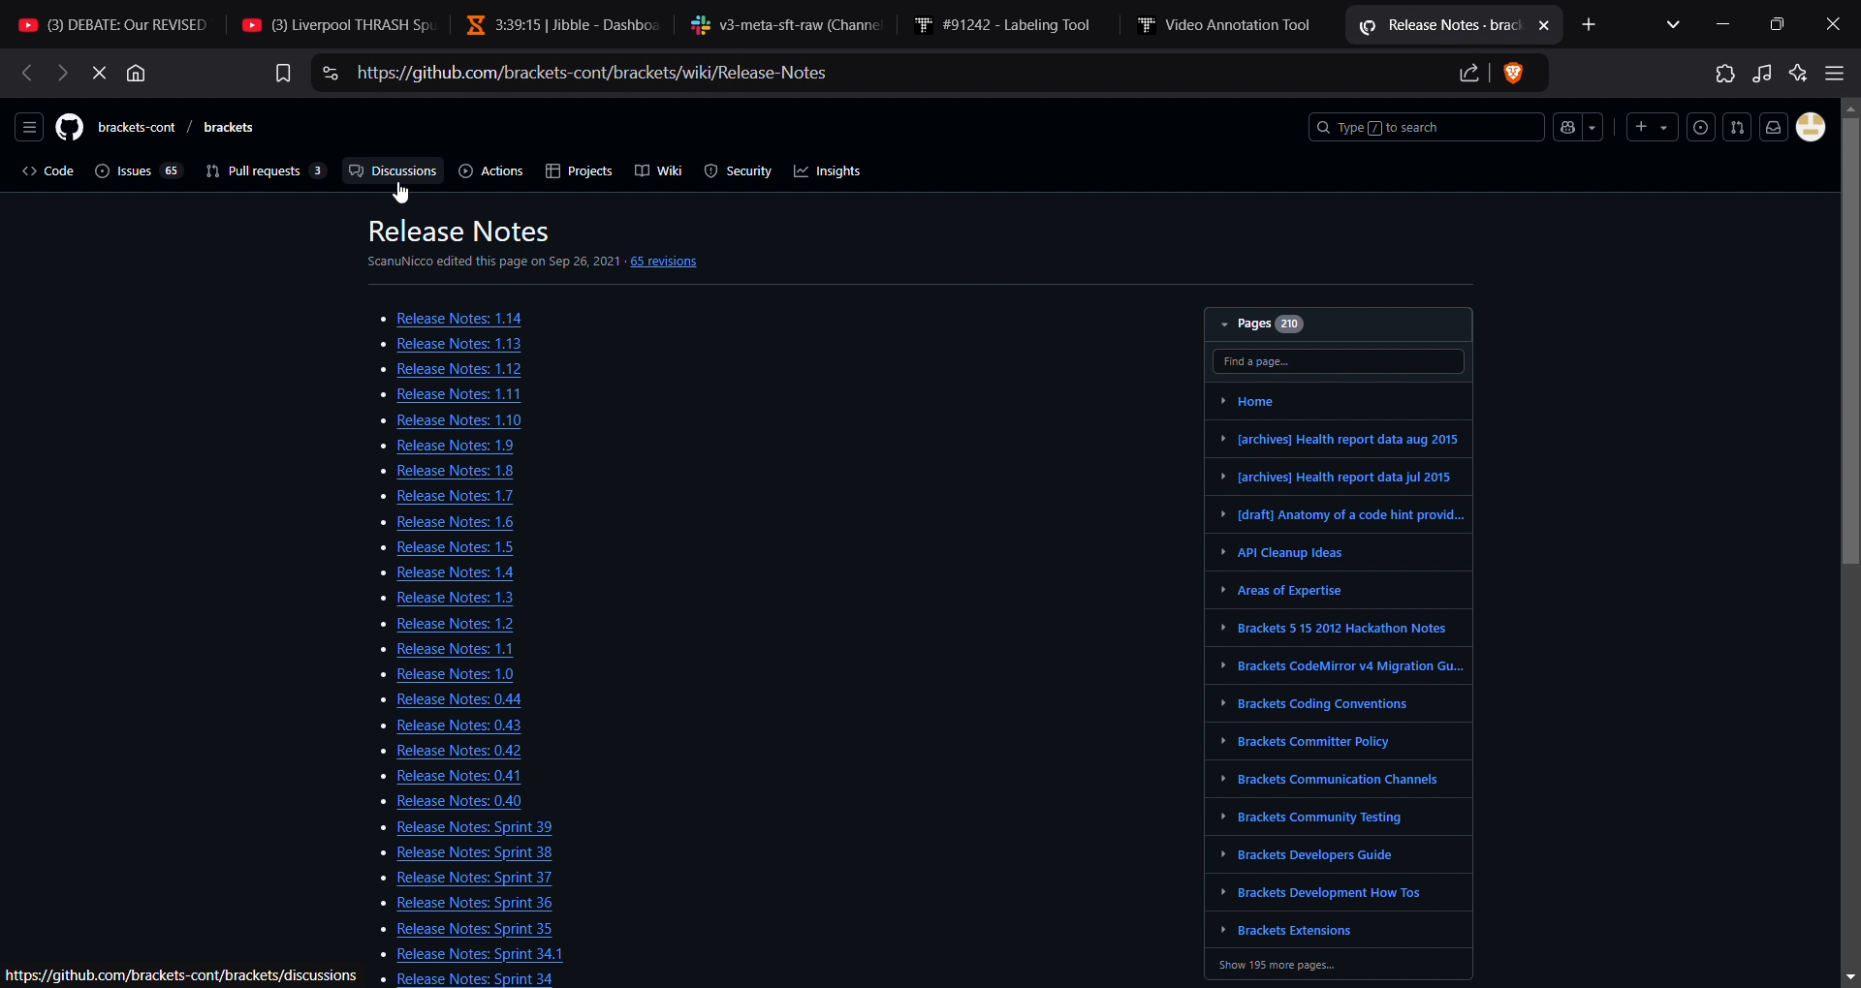 This screenshot has height=988, width=1861. What do you see at coordinates (259, 170) in the screenshot?
I see `pull requests` at bounding box center [259, 170].